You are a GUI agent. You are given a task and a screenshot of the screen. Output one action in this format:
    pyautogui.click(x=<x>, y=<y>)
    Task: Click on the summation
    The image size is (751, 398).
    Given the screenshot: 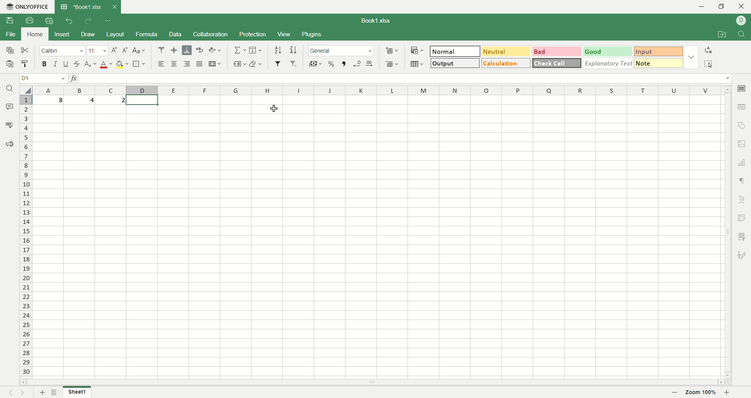 What is the action you would take?
    pyautogui.click(x=239, y=50)
    